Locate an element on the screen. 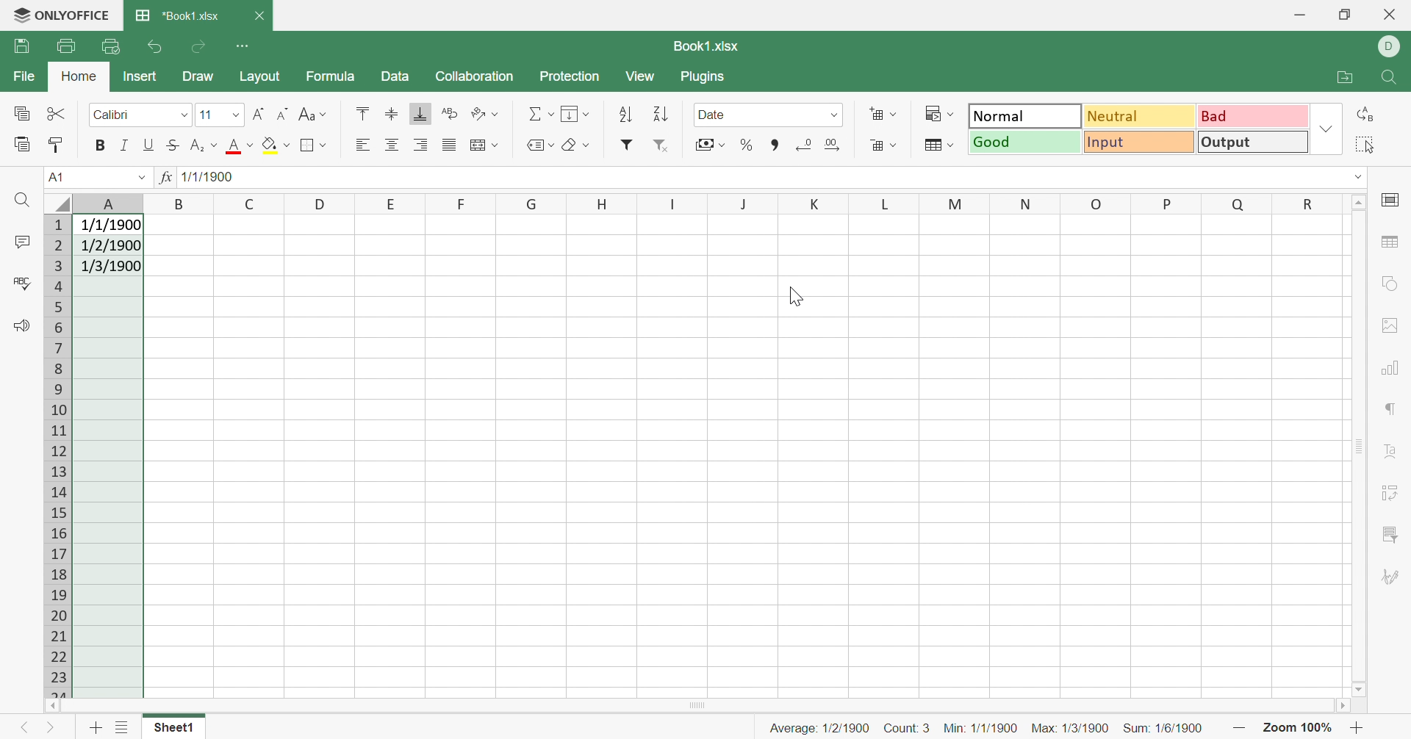 Image resolution: width=1411 pixels, height=739 pixels. 1/3/1900 is located at coordinates (111, 264).